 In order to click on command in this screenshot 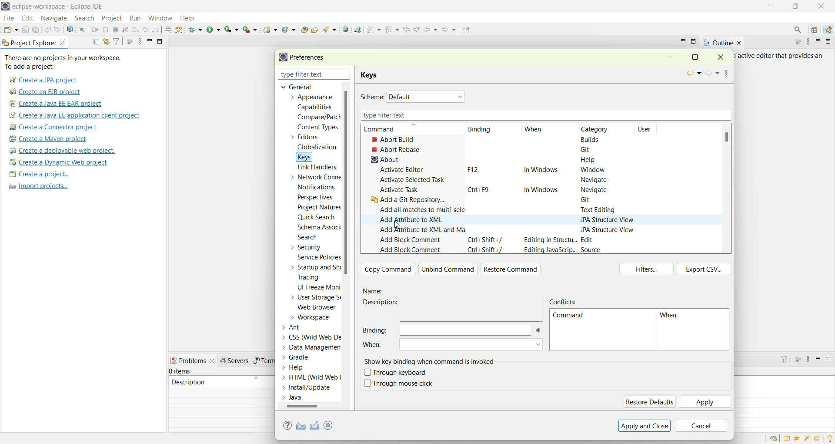, I will do `click(388, 129)`.